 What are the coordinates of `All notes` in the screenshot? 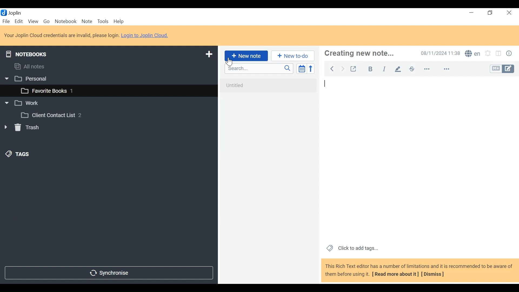 It's located at (30, 67).